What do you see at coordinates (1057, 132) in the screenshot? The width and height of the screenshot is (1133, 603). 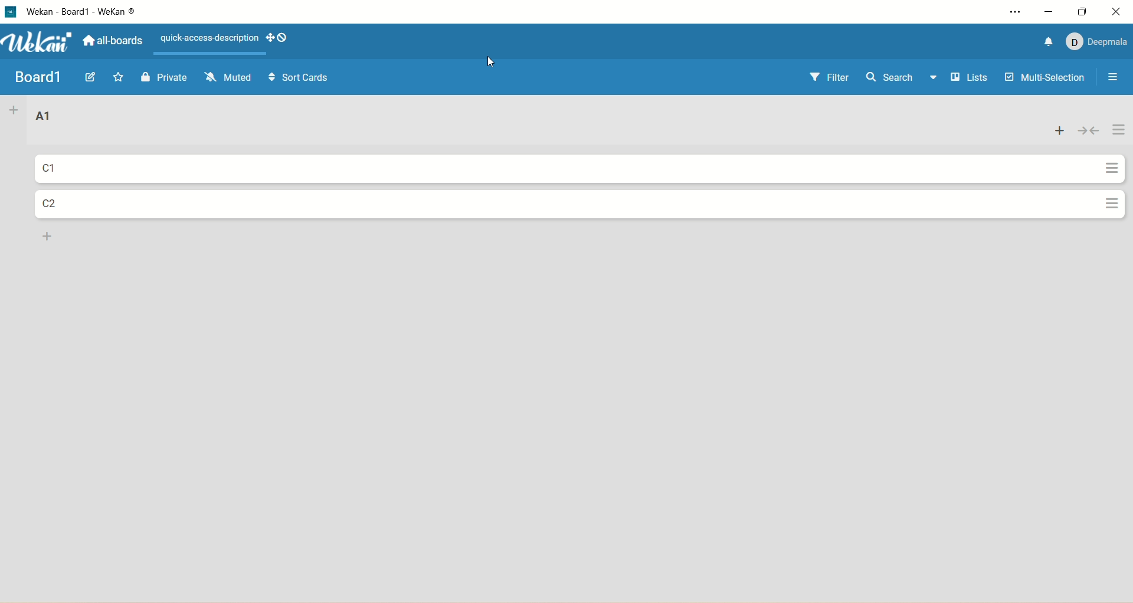 I see `add` at bounding box center [1057, 132].